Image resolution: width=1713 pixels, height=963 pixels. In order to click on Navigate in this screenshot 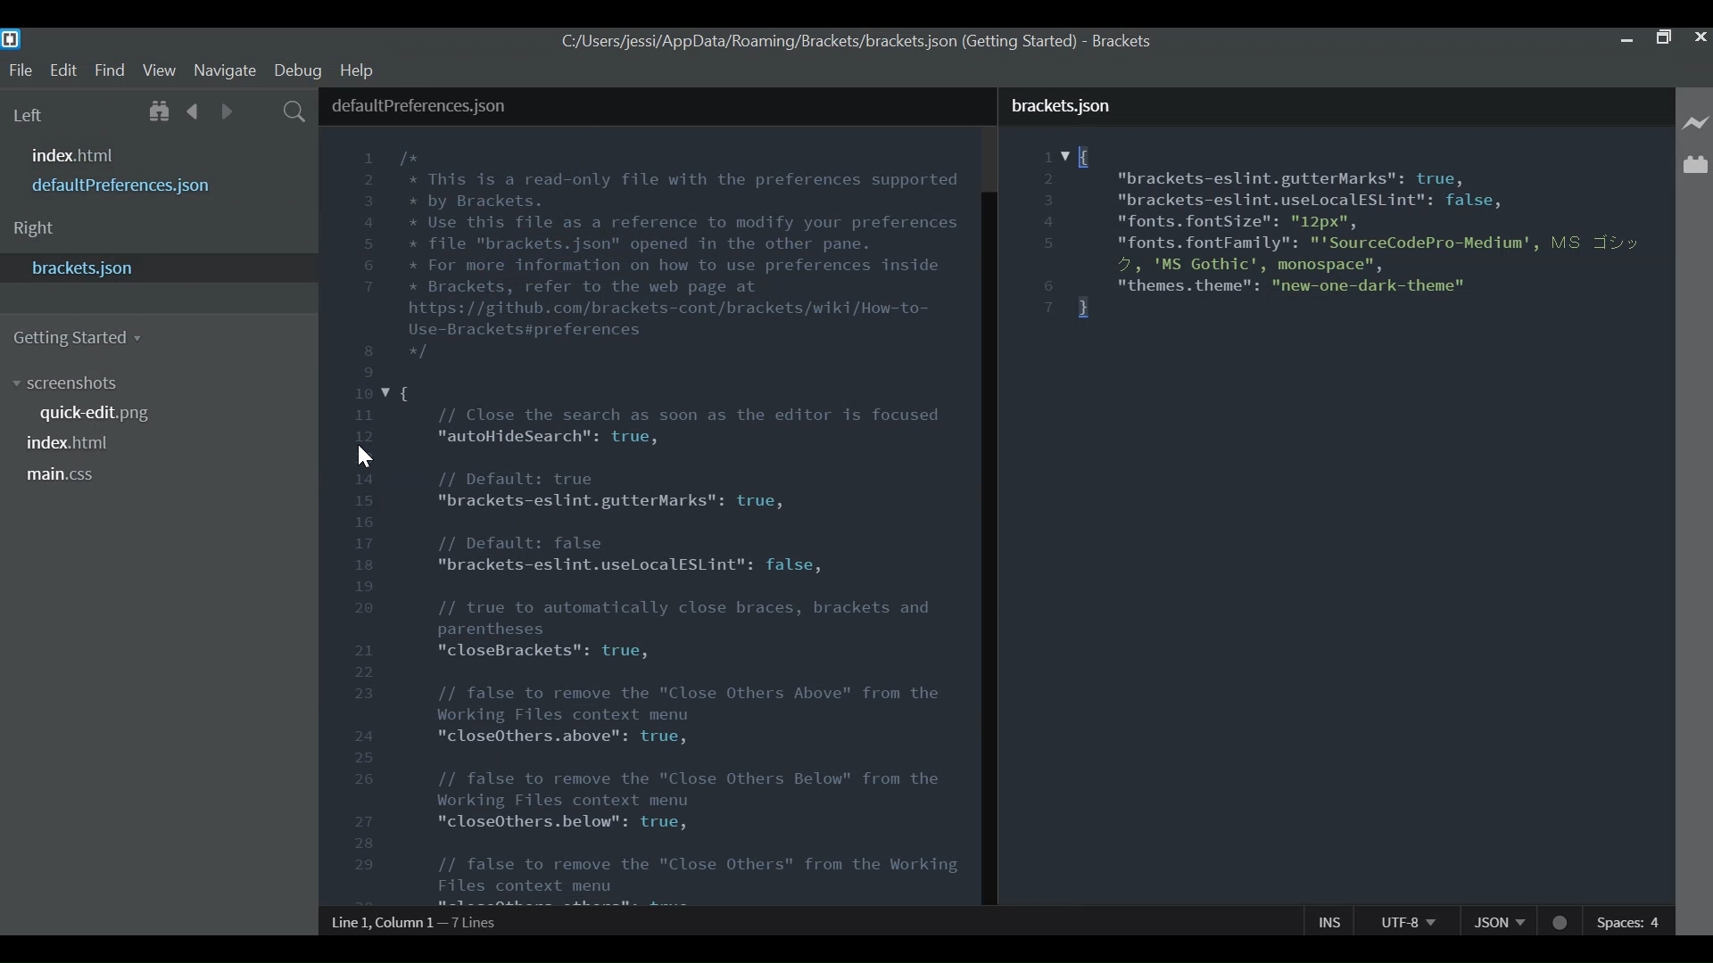, I will do `click(224, 70)`.